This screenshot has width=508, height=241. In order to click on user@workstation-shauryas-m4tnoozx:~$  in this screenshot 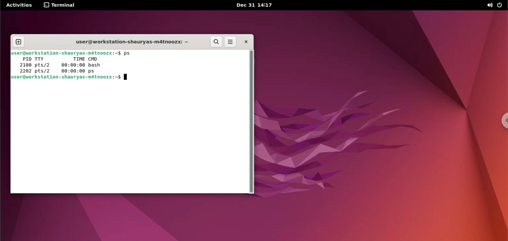, I will do `click(66, 77)`.